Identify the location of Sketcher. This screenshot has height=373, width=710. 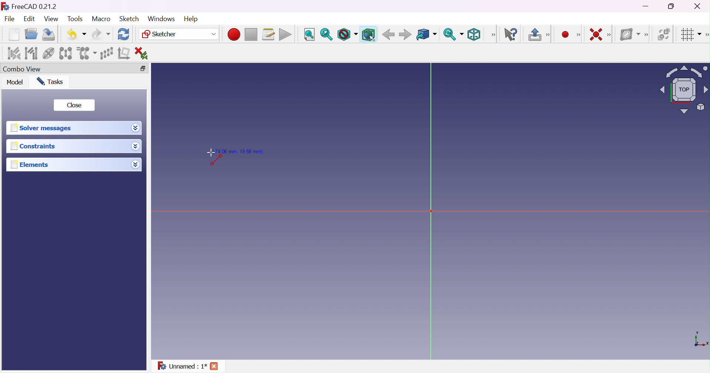
(180, 35).